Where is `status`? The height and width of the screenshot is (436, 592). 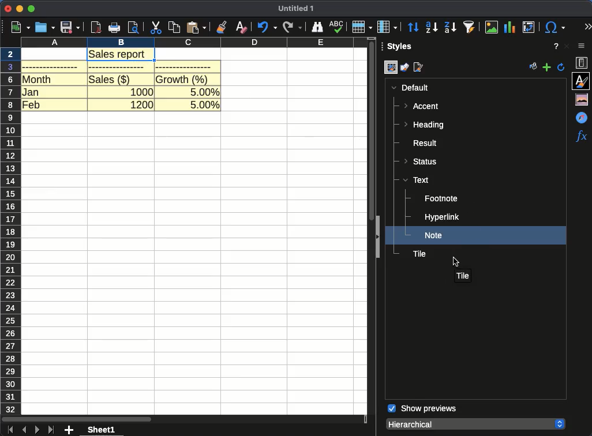
status is located at coordinates (422, 160).